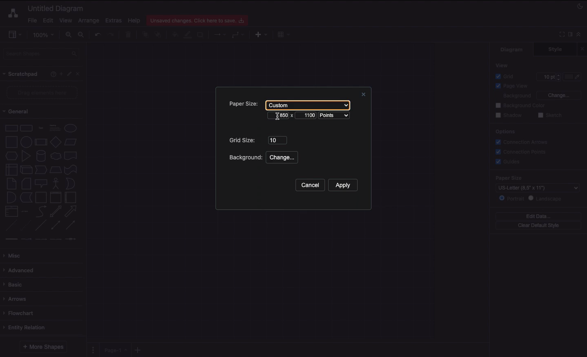 The width and height of the screenshot is (587, 357). I want to click on Scrathpad, so click(21, 74).